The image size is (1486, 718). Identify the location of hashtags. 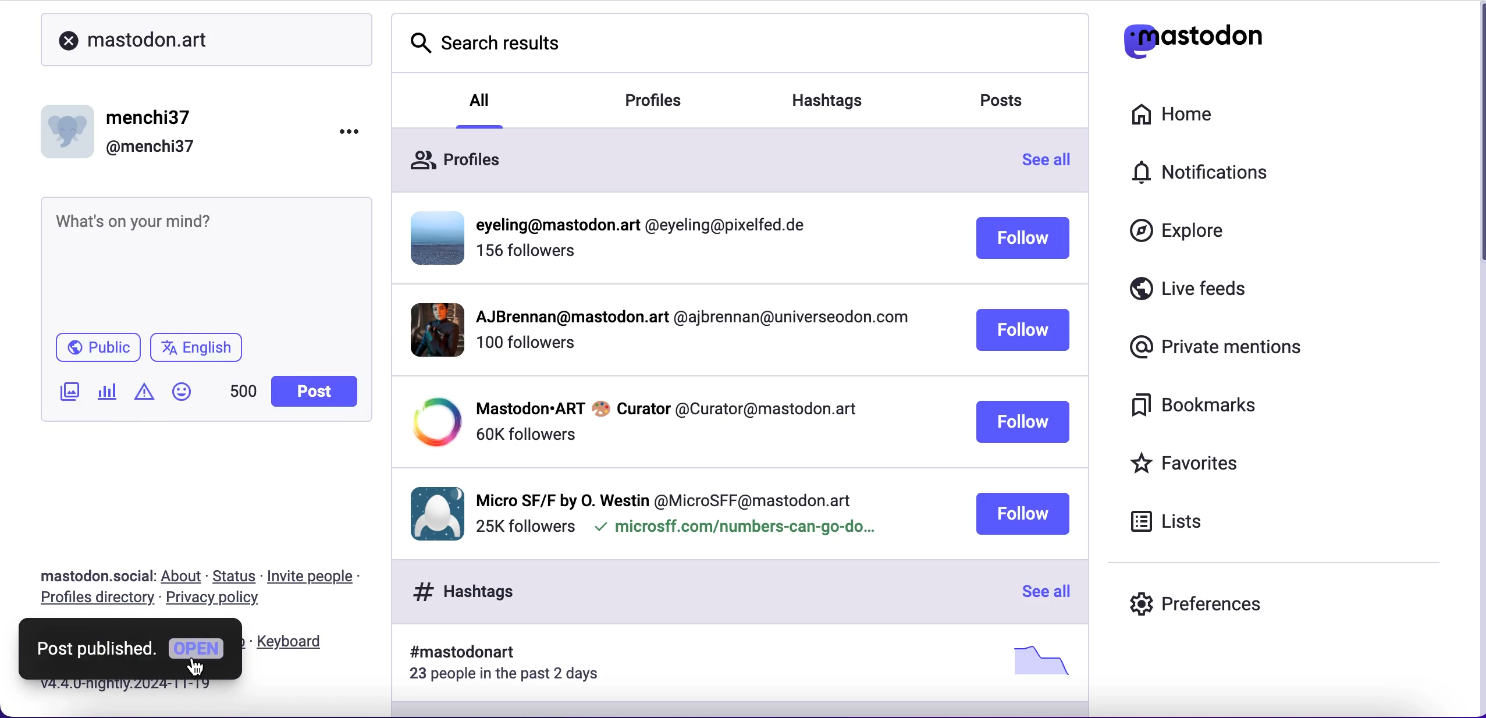
(458, 591).